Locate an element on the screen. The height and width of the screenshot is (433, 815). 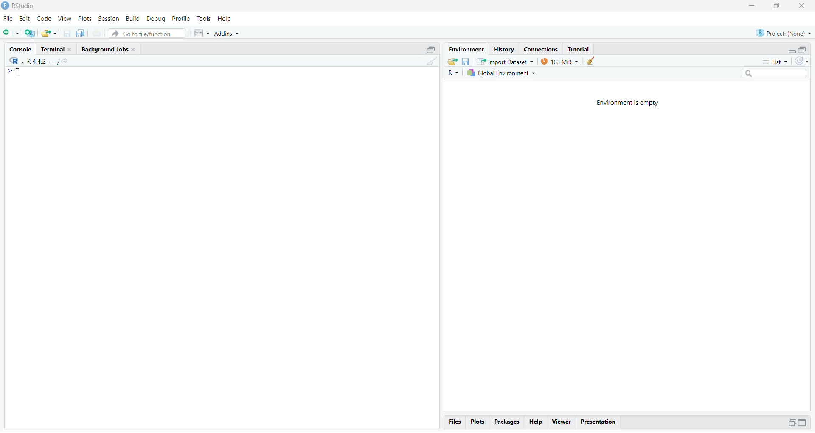
clear is located at coordinates (592, 61).